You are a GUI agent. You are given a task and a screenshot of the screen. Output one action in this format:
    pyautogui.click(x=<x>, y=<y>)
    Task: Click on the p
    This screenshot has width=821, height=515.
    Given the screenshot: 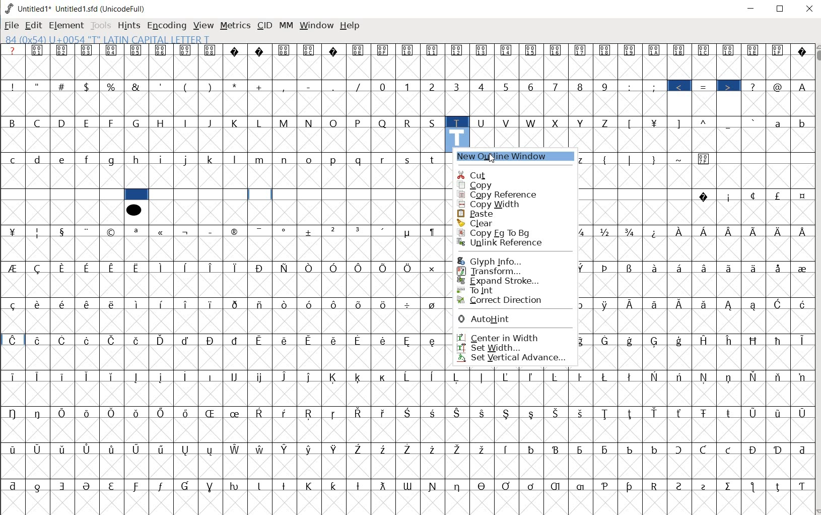 What is the action you would take?
    pyautogui.click(x=335, y=160)
    